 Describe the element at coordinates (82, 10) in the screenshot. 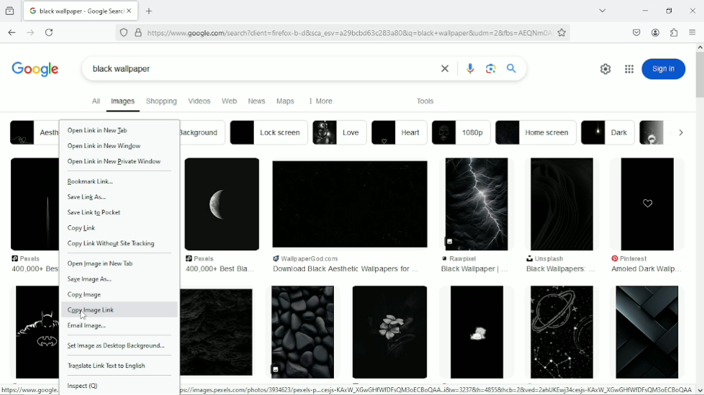

I see `black wallpaper-google search` at that location.